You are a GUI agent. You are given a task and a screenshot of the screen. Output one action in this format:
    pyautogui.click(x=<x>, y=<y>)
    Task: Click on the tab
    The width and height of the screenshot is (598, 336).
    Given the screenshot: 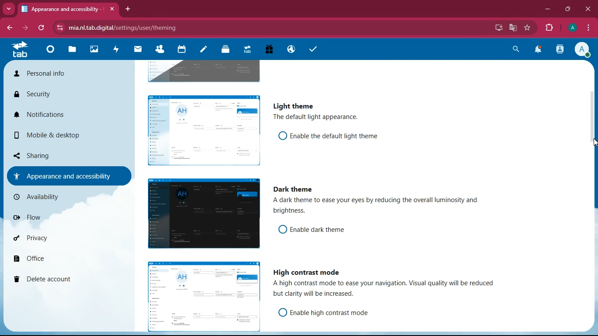 What is the action you would take?
    pyautogui.click(x=61, y=8)
    